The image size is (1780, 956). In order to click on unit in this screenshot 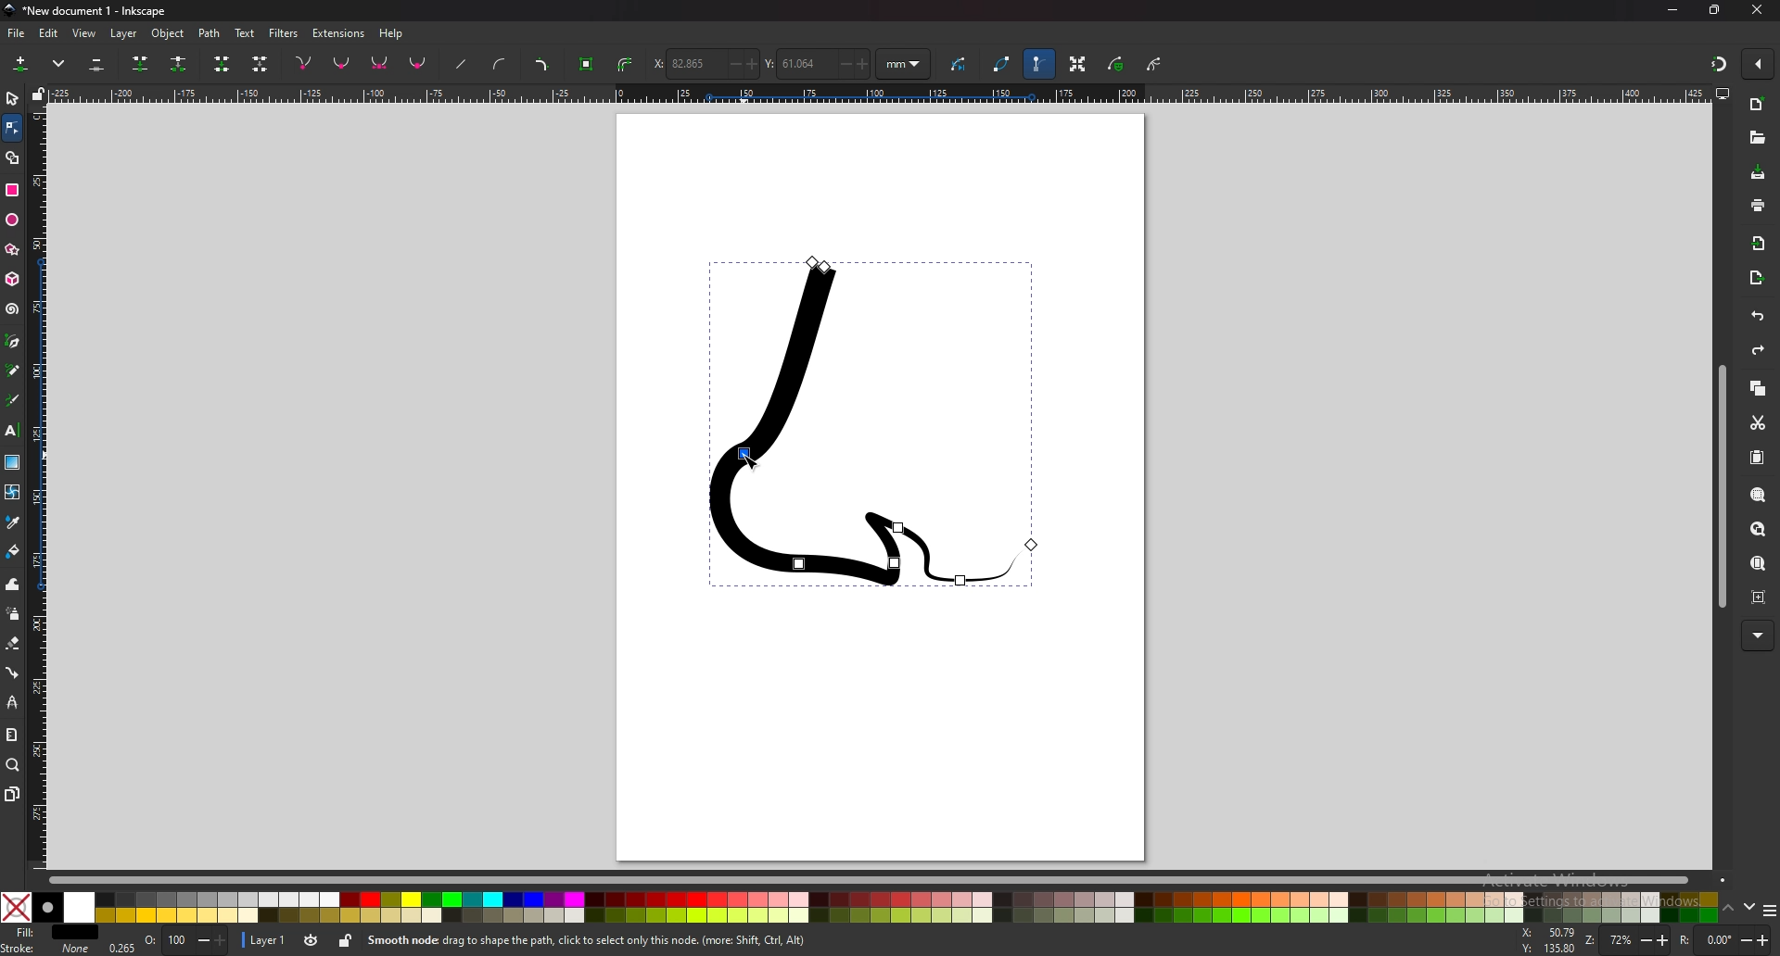, I will do `click(904, 65)`.